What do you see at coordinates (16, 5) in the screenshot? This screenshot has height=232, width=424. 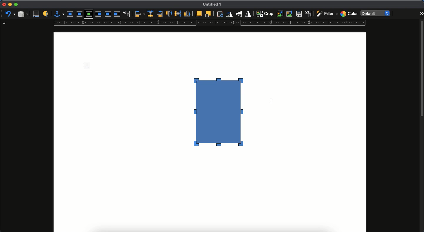 I see `maximize` at bounding box center [16, 5].